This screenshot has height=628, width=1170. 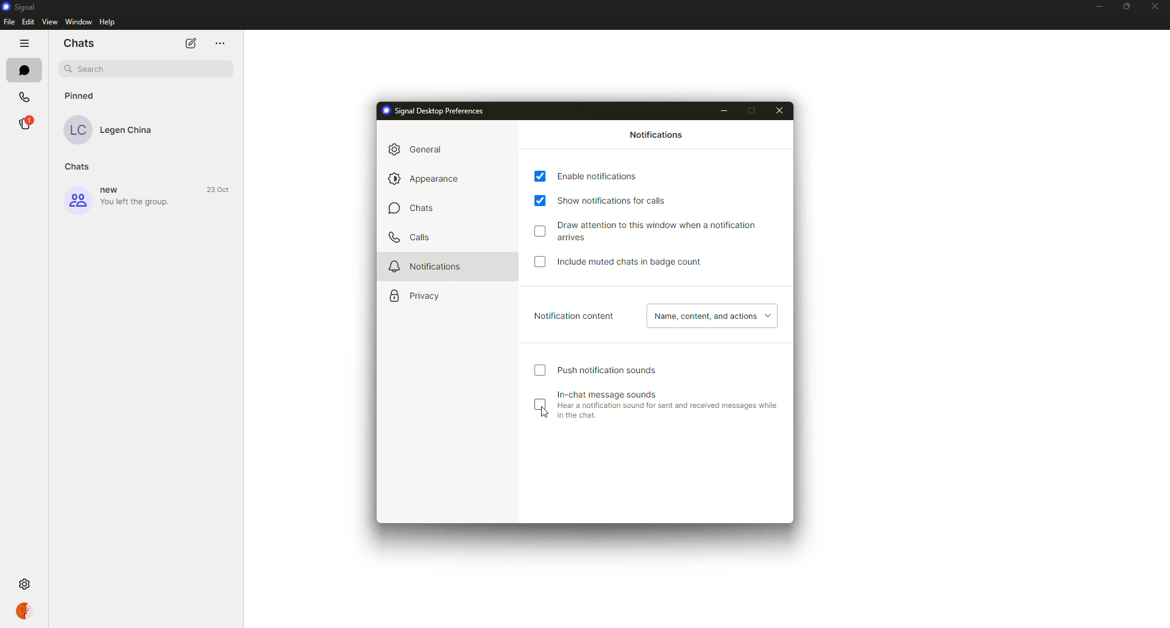 What do you see at coordinates (24, 98) in the screenshot?
I see `Calls` at bounding box center [24, 98].